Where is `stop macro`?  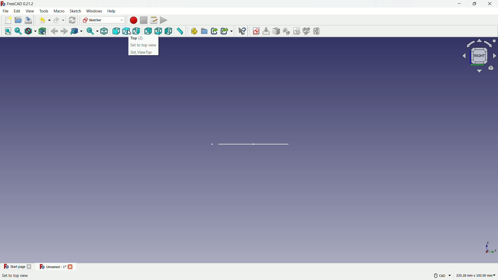
stop macro is located at coordinates (143, 20).